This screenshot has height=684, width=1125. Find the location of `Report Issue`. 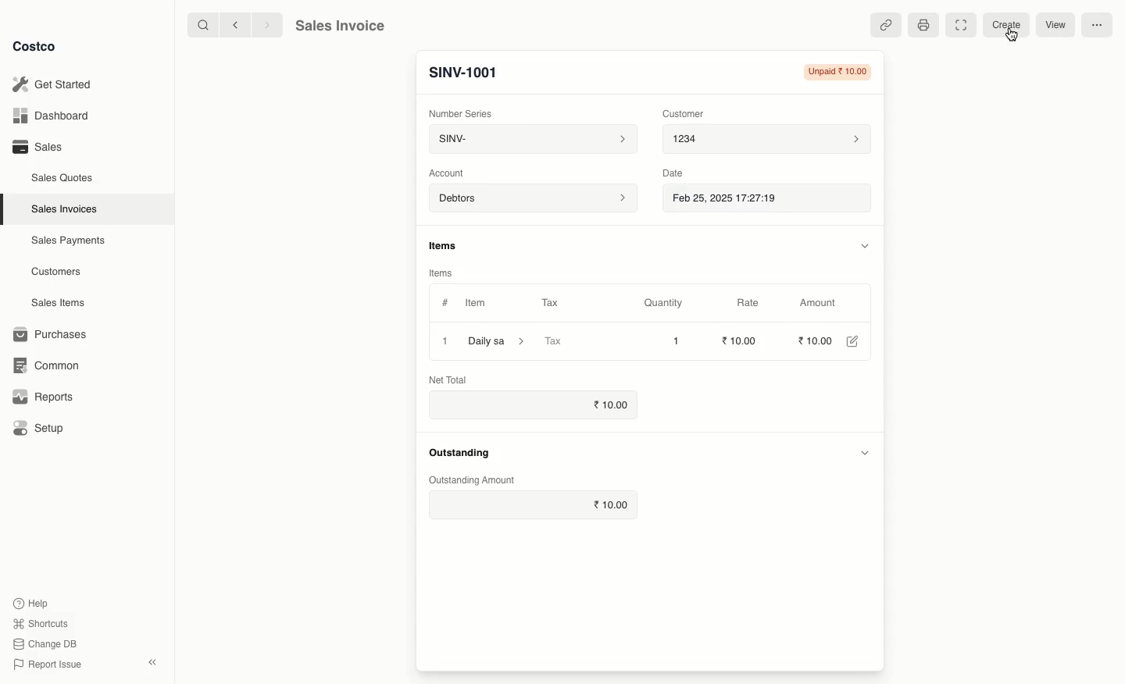

Report Issue is located at coordinates (49, 664).